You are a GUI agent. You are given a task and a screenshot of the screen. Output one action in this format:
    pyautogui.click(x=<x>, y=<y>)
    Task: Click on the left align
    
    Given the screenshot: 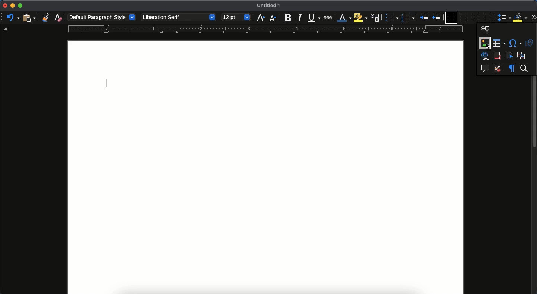 What is the action you would take?
    pyautogui.click(x=452, y=17)
    